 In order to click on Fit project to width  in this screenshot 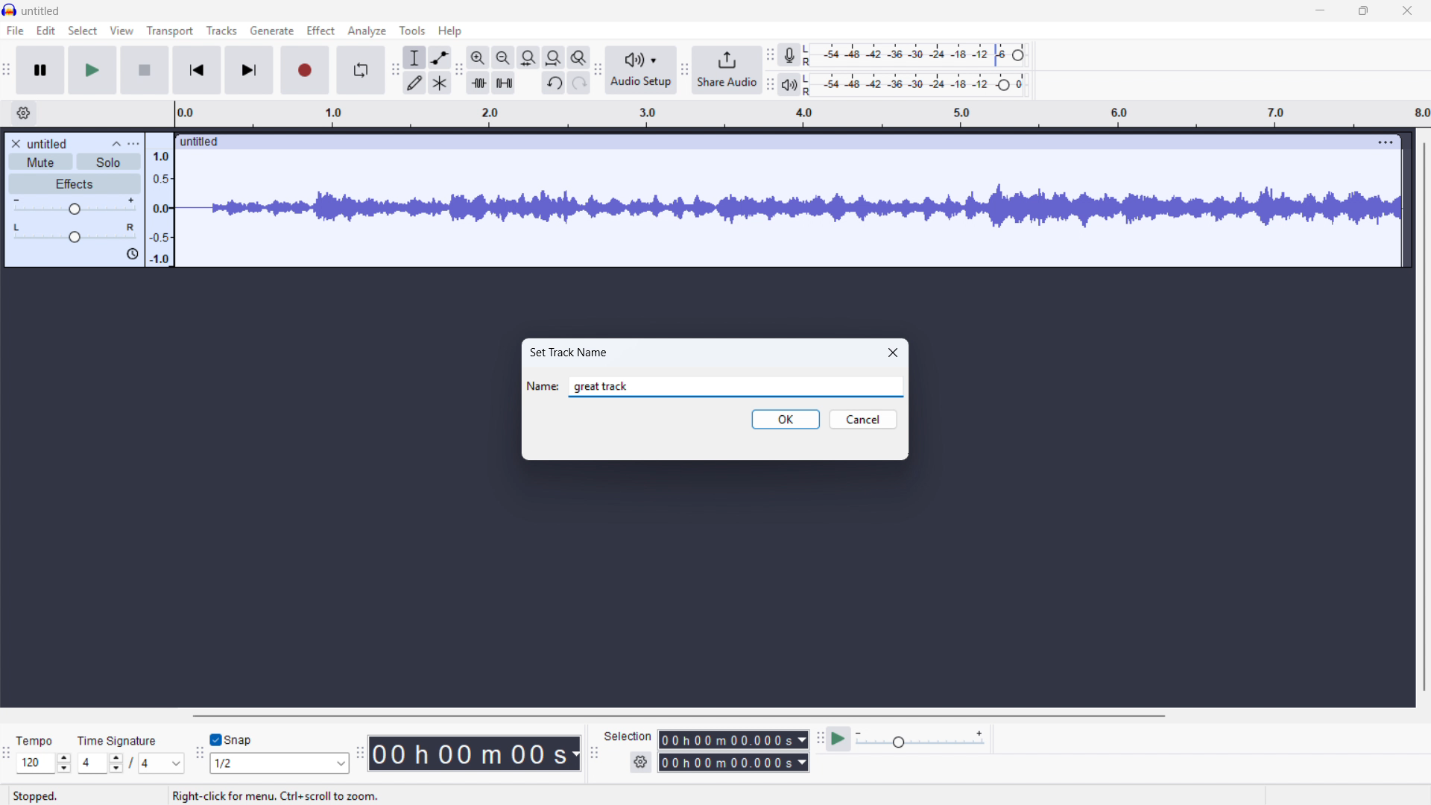, I will do `click(528, 58)`.